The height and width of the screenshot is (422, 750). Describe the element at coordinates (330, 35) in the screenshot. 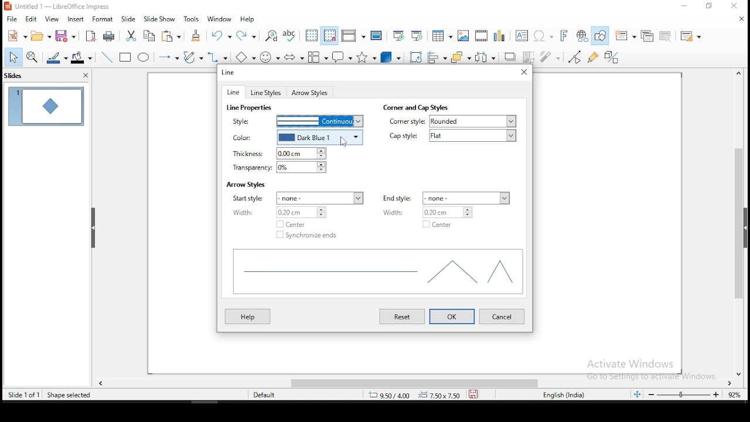

I see `snap to grid` at that location.